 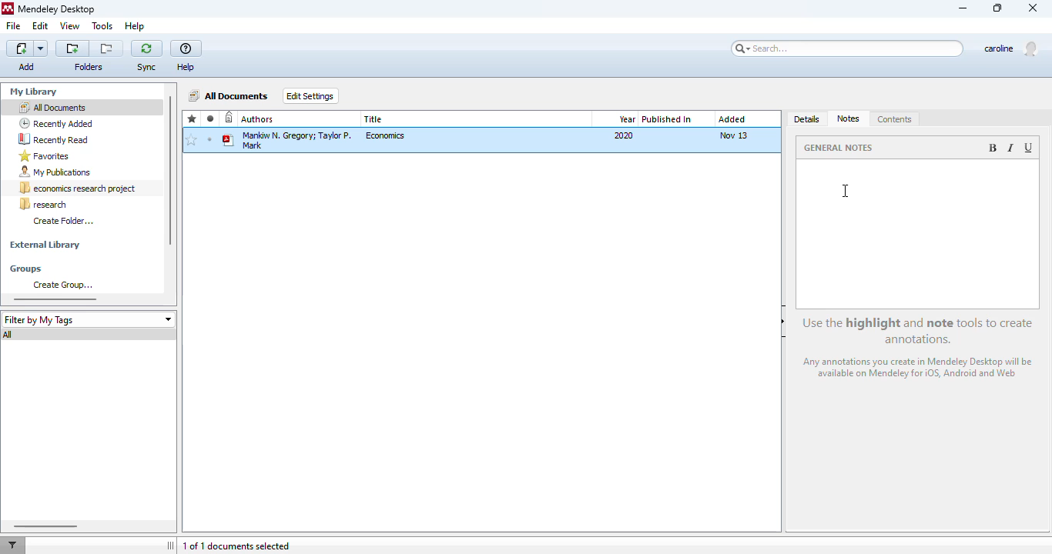 I want to click on file, so click(x=13, y=26).